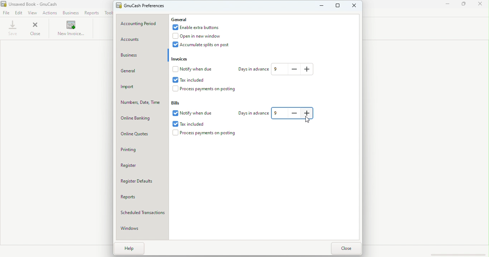 Image resolution: width=489 pixels, height=257 pixels. Describe the element at coordinates (190, 124) in the screenshot. I see `Tax included` at that location.